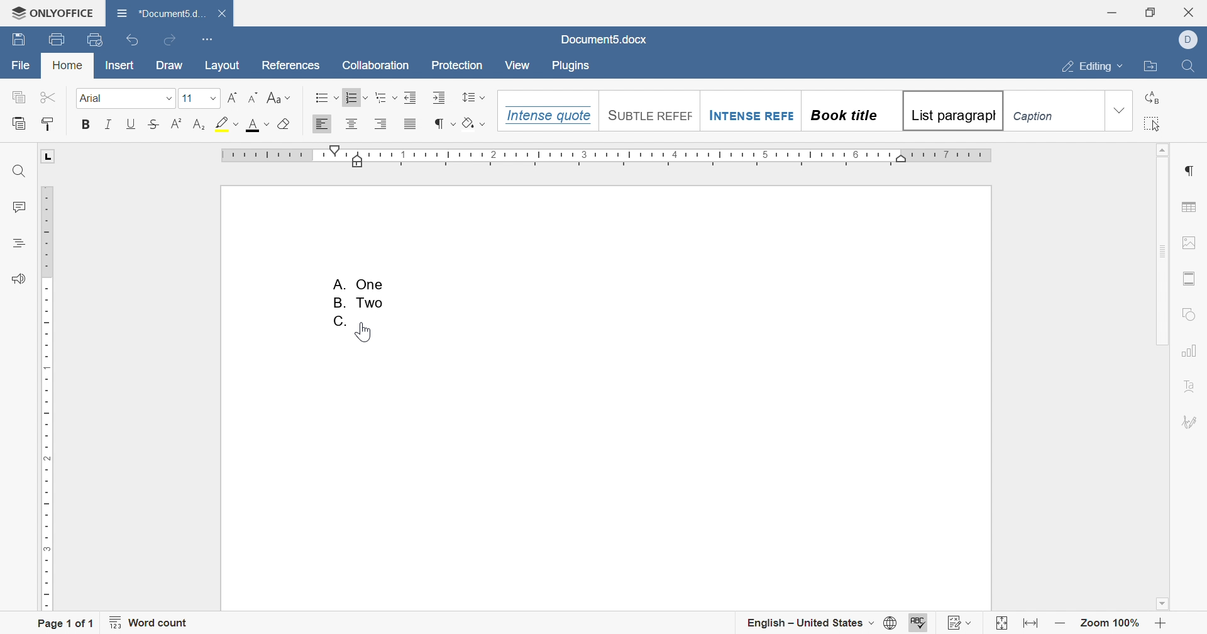 The width and height of the screenshot is (1207, 634). I want to click on references, so click(294, 66).